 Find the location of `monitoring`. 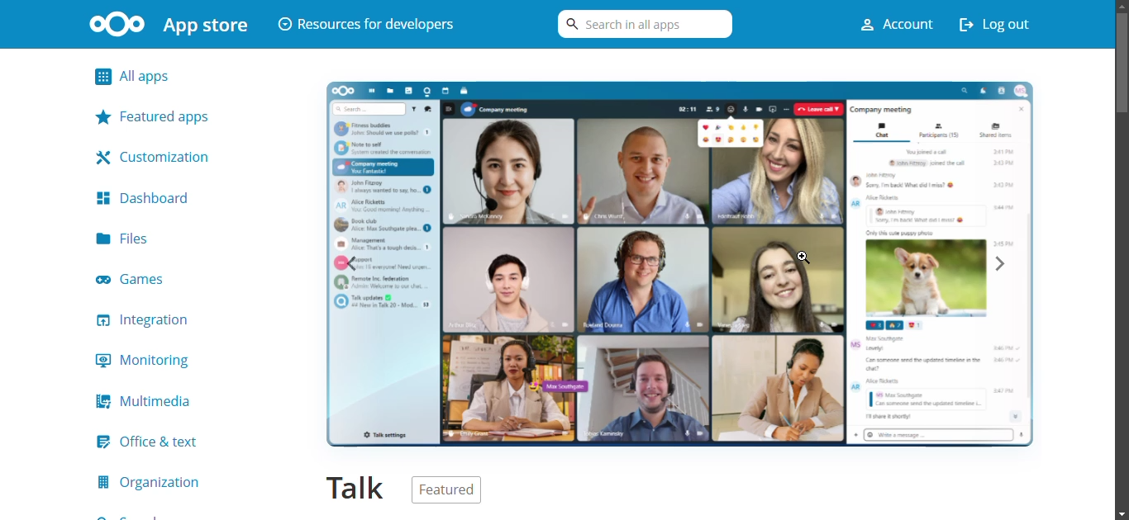

monitoring is located at coordinates (148, 362).